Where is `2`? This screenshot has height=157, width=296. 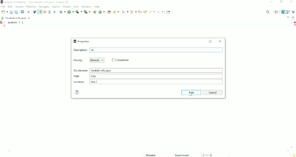 2 is located at coordinates (5, 26).